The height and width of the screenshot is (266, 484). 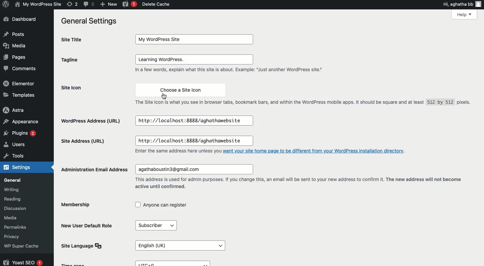 What do you see at coordinates (152, 225) in the screenshot?
I see `Subscriber ` at bounding box center [152, 225].